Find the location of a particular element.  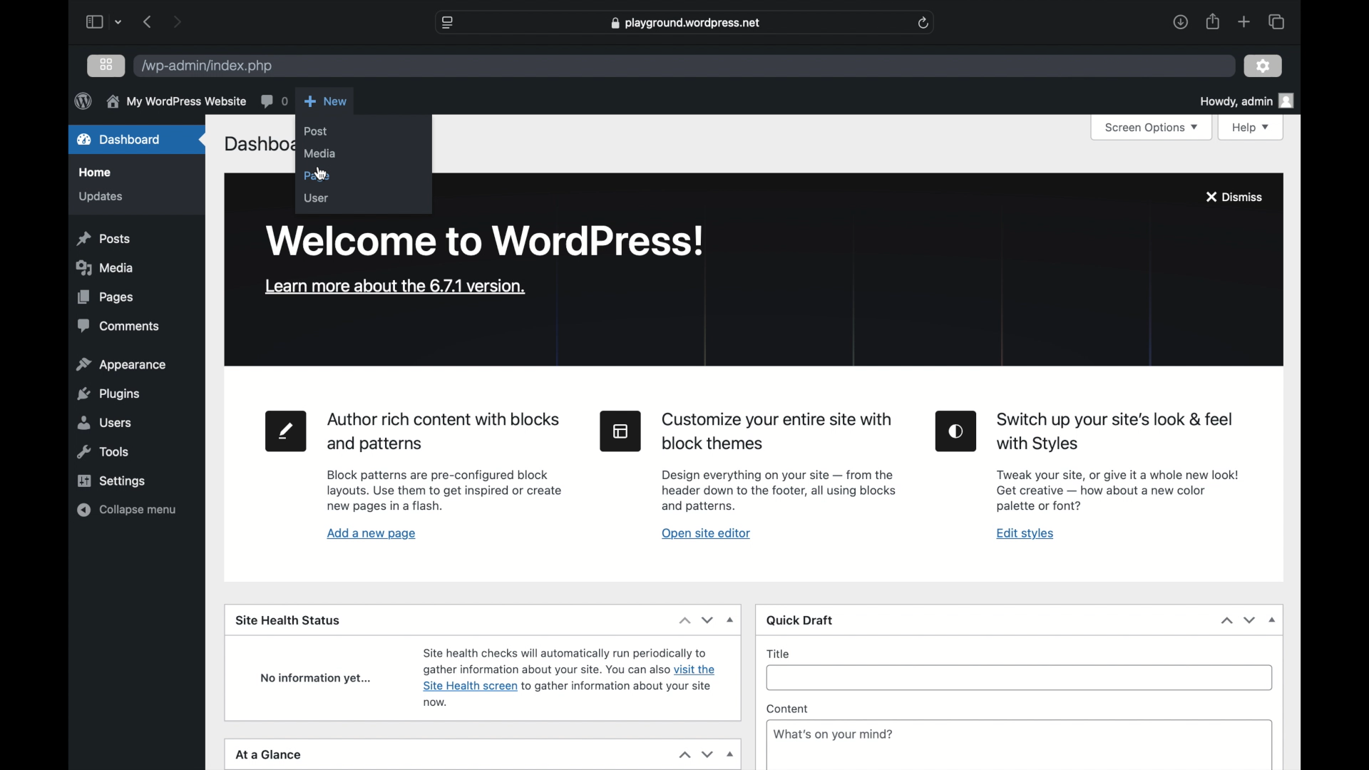

dropdown is located at coordinates (1272, 620).